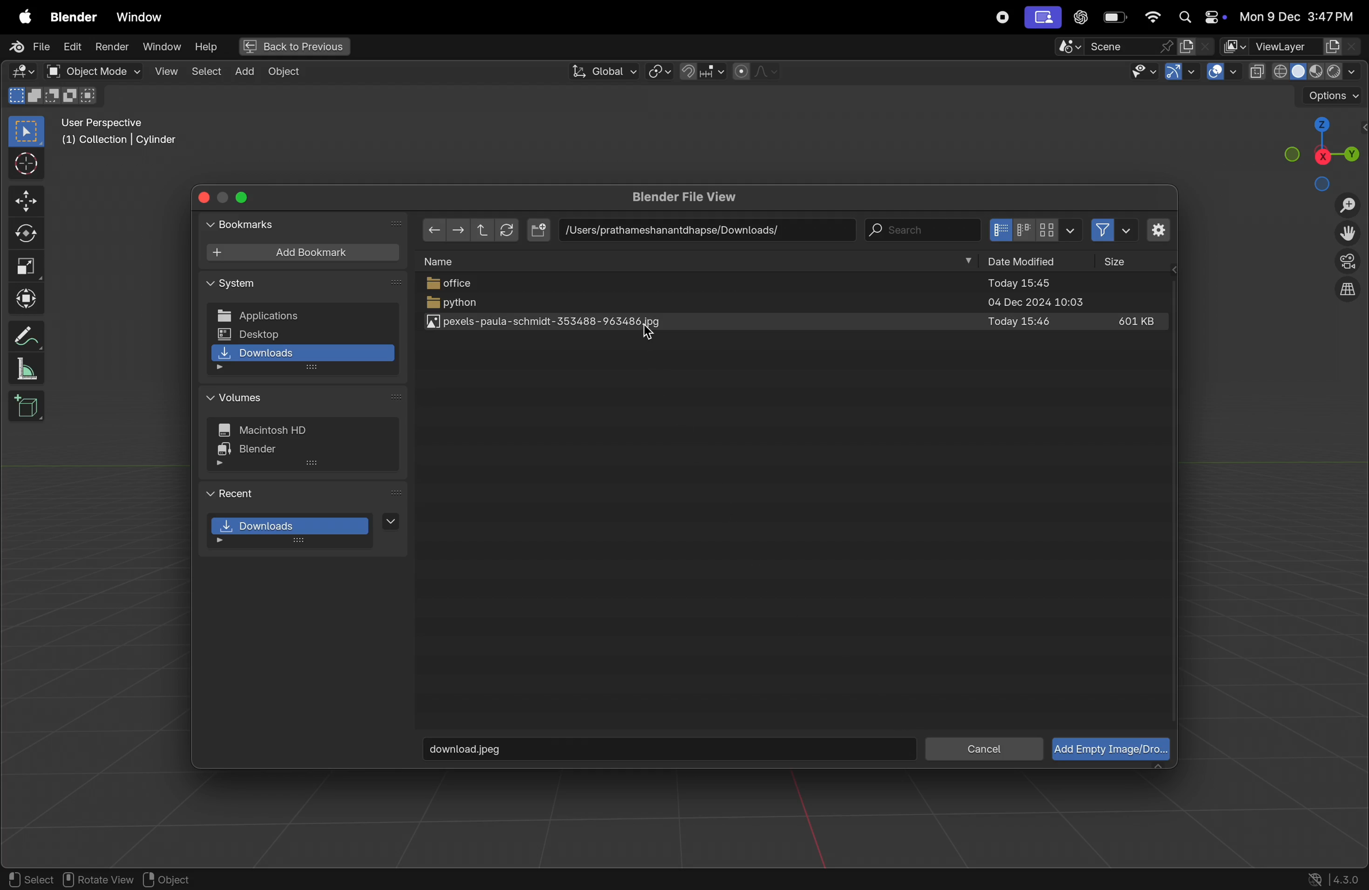 The height and width of the screenshot is (890, 1369). Describe the element at coordinates (1348, 263) in the screenshot. I see `perspective` at that location.